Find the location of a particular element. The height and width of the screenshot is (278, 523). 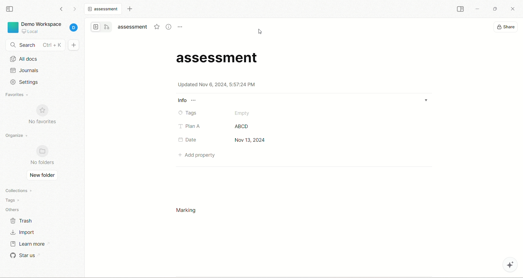

icon is located at coordinates (43, 110).